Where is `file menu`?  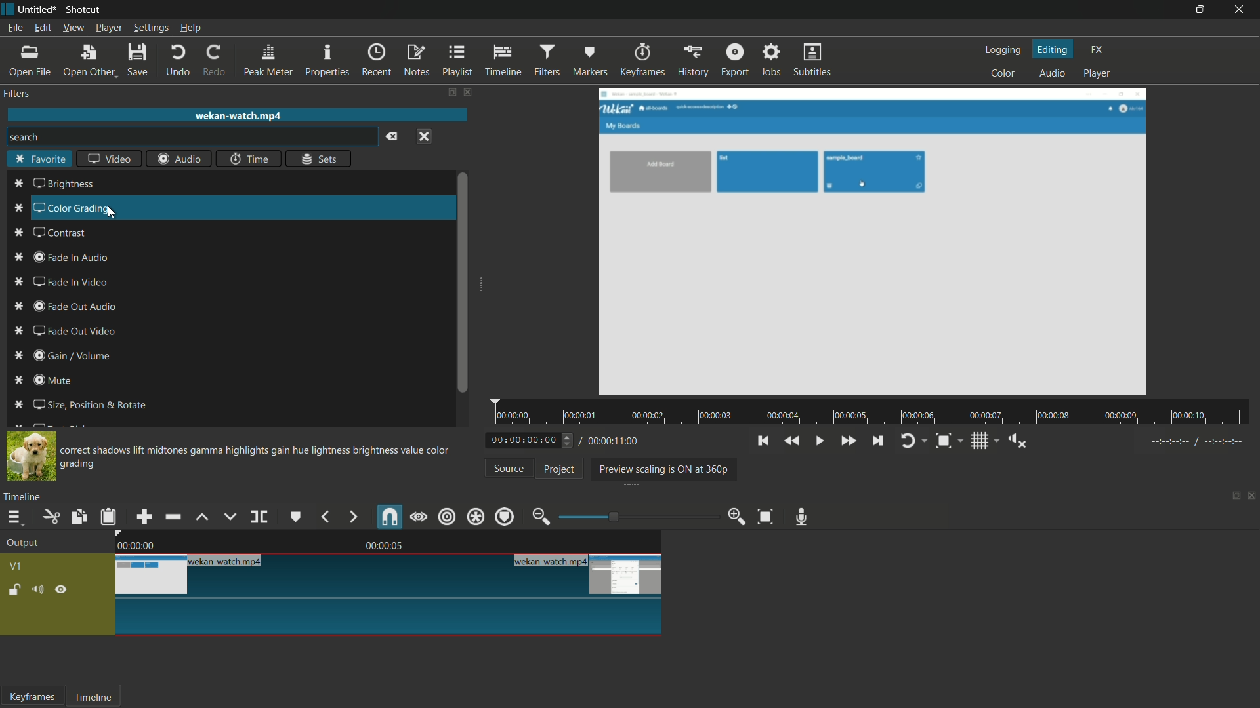
file menu is located at coordinates (15, 28).